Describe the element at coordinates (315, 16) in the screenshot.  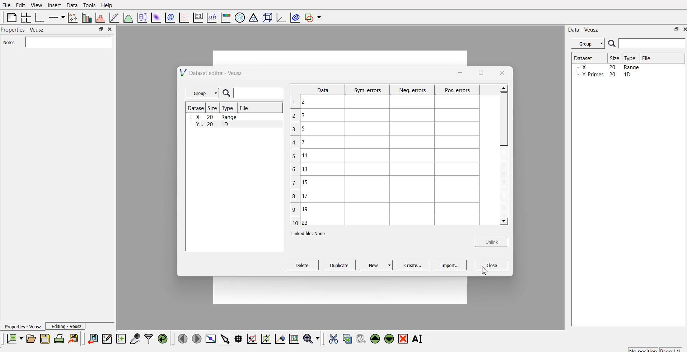
I see `add shape to plot` at that location.